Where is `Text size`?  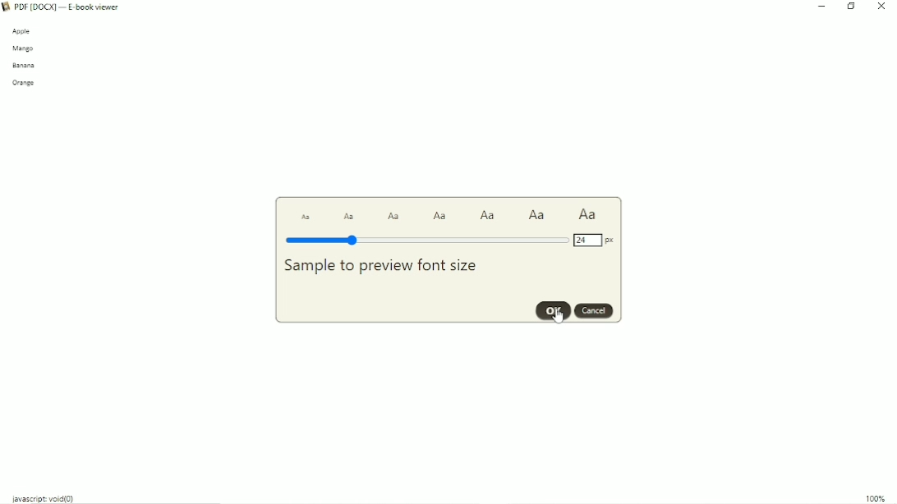
Text size is located at coordinates (306, 217).